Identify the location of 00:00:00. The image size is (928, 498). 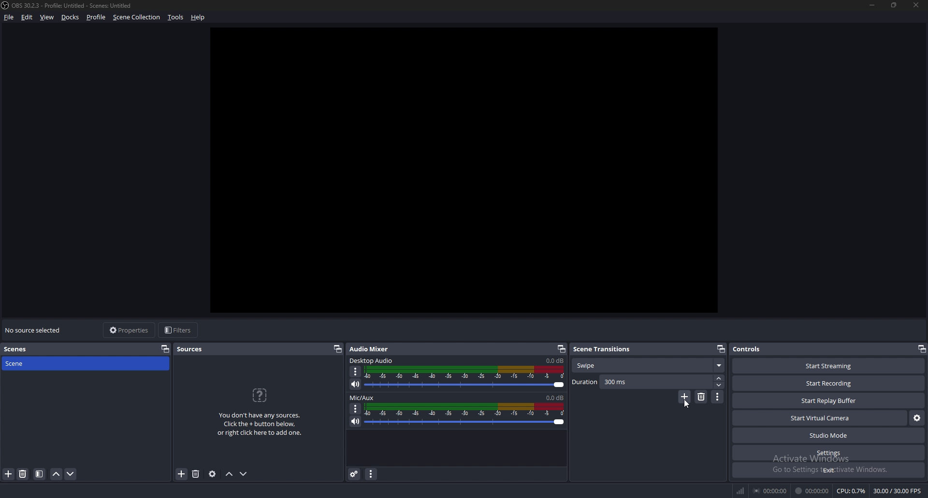
(770, 491).